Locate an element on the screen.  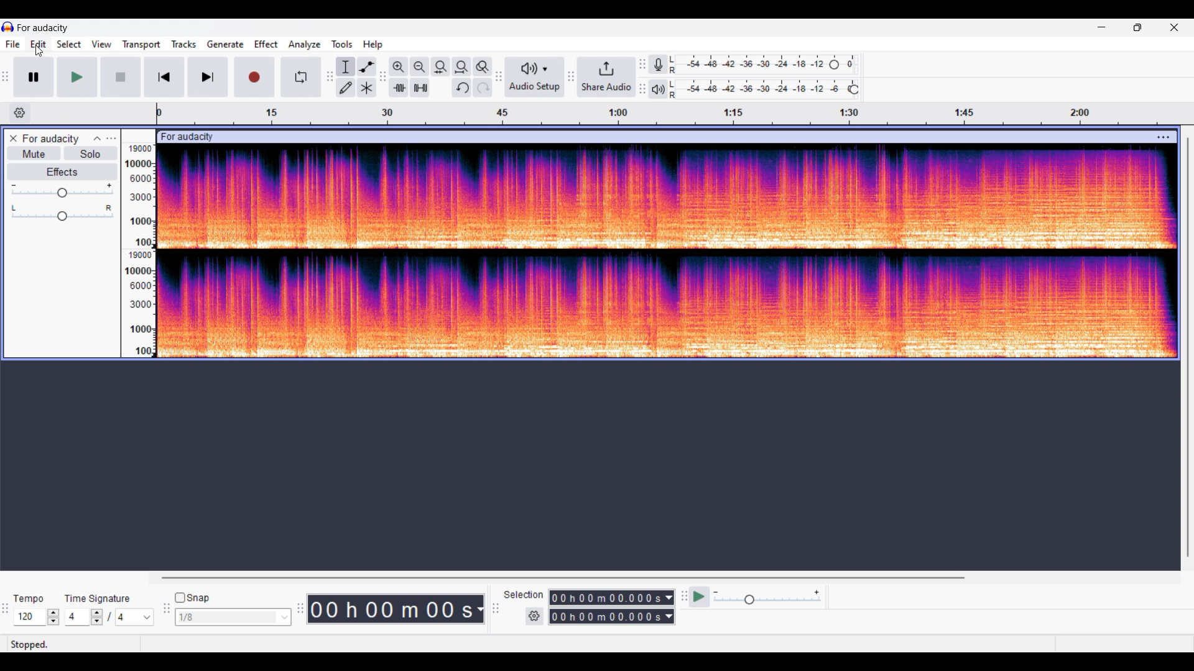
Playback level is located at coordinates (763, 89).